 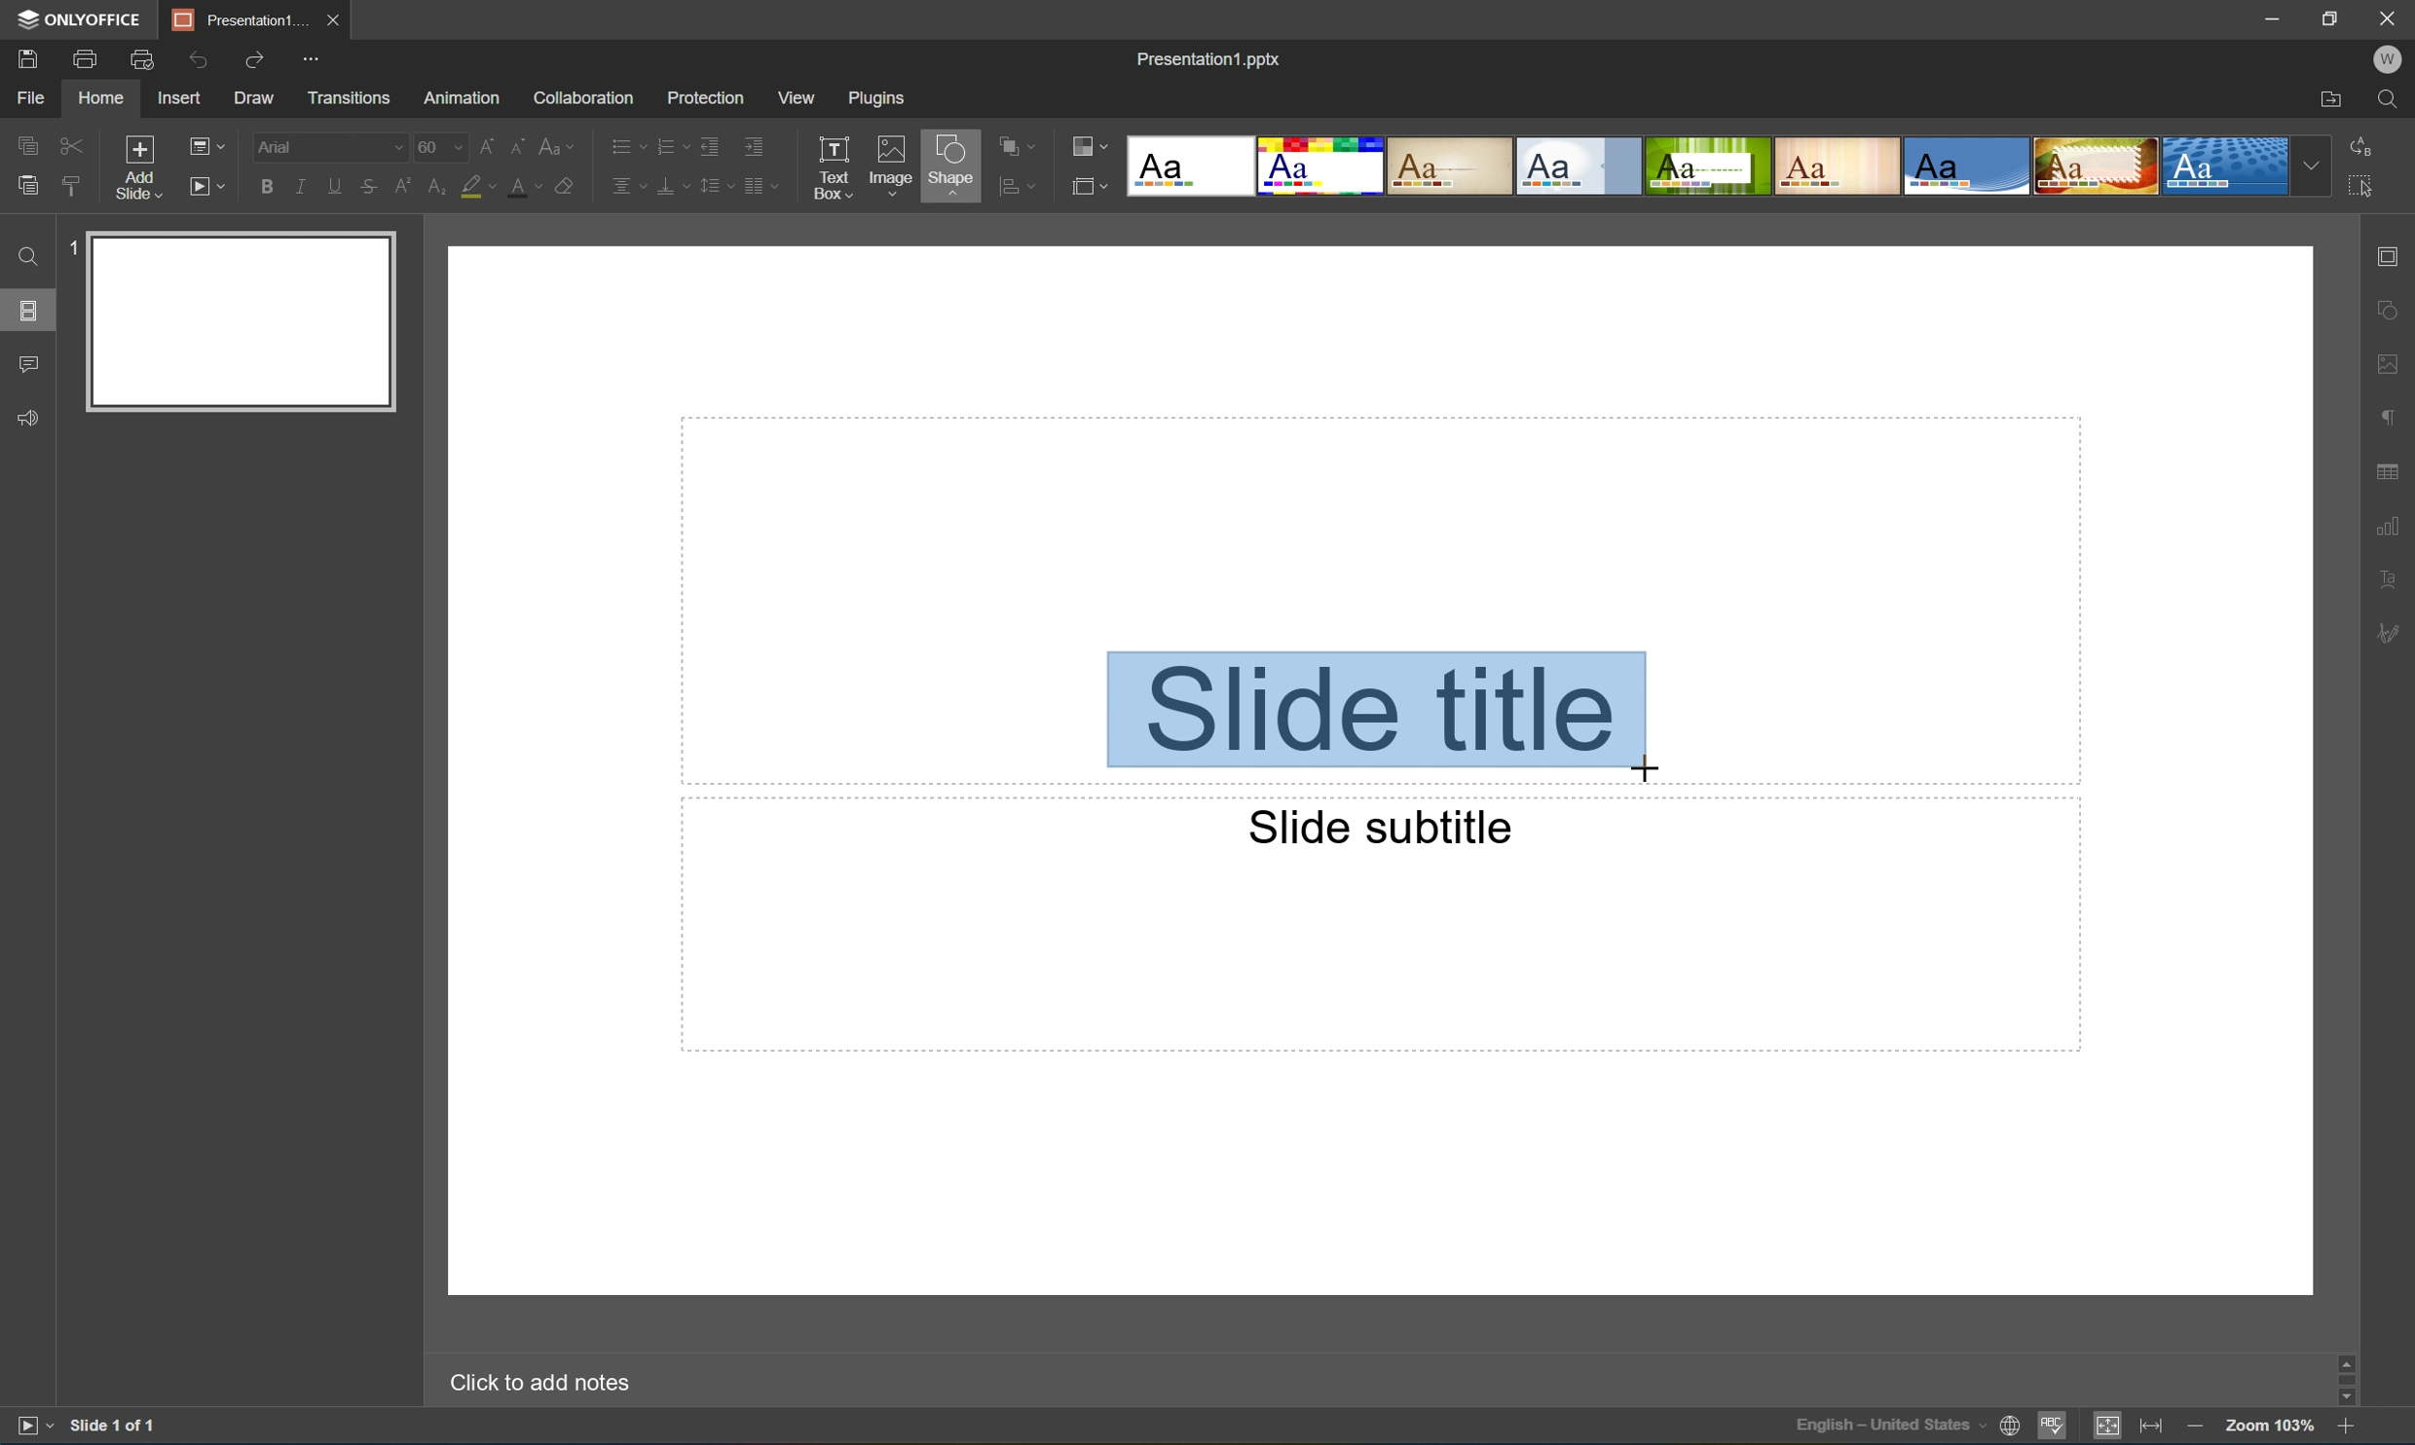 What do you see at coordinates (2362, 192) in the screenshot?
I see `Select all` at bounding box center [2362, 192].